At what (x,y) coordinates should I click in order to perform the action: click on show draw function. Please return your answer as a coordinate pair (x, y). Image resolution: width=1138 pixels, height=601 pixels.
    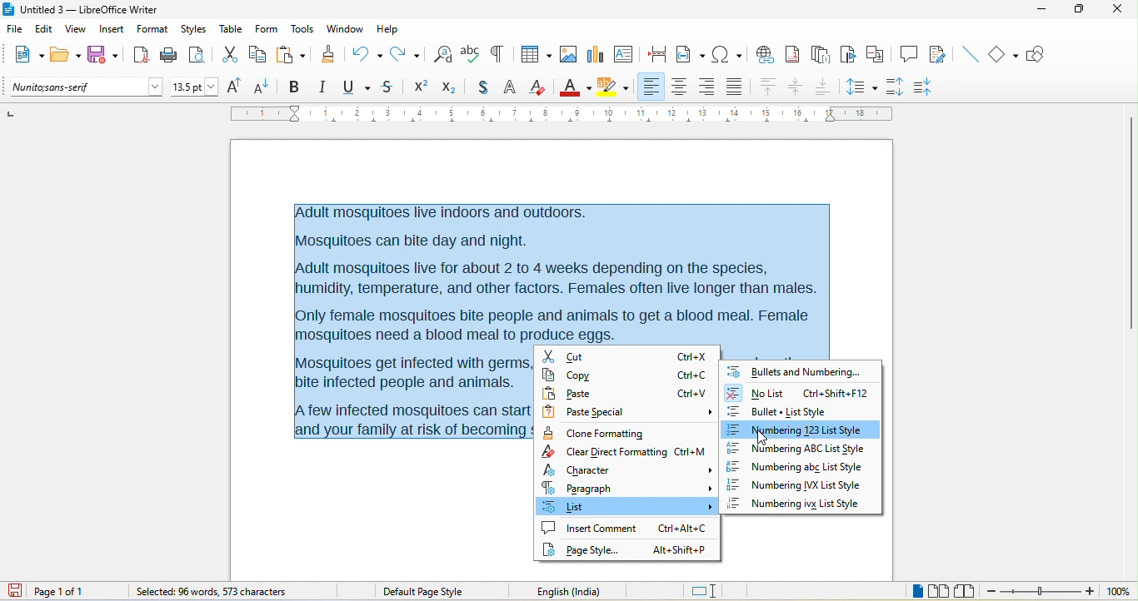
    Looking at the image, I should click on (1043, 57).